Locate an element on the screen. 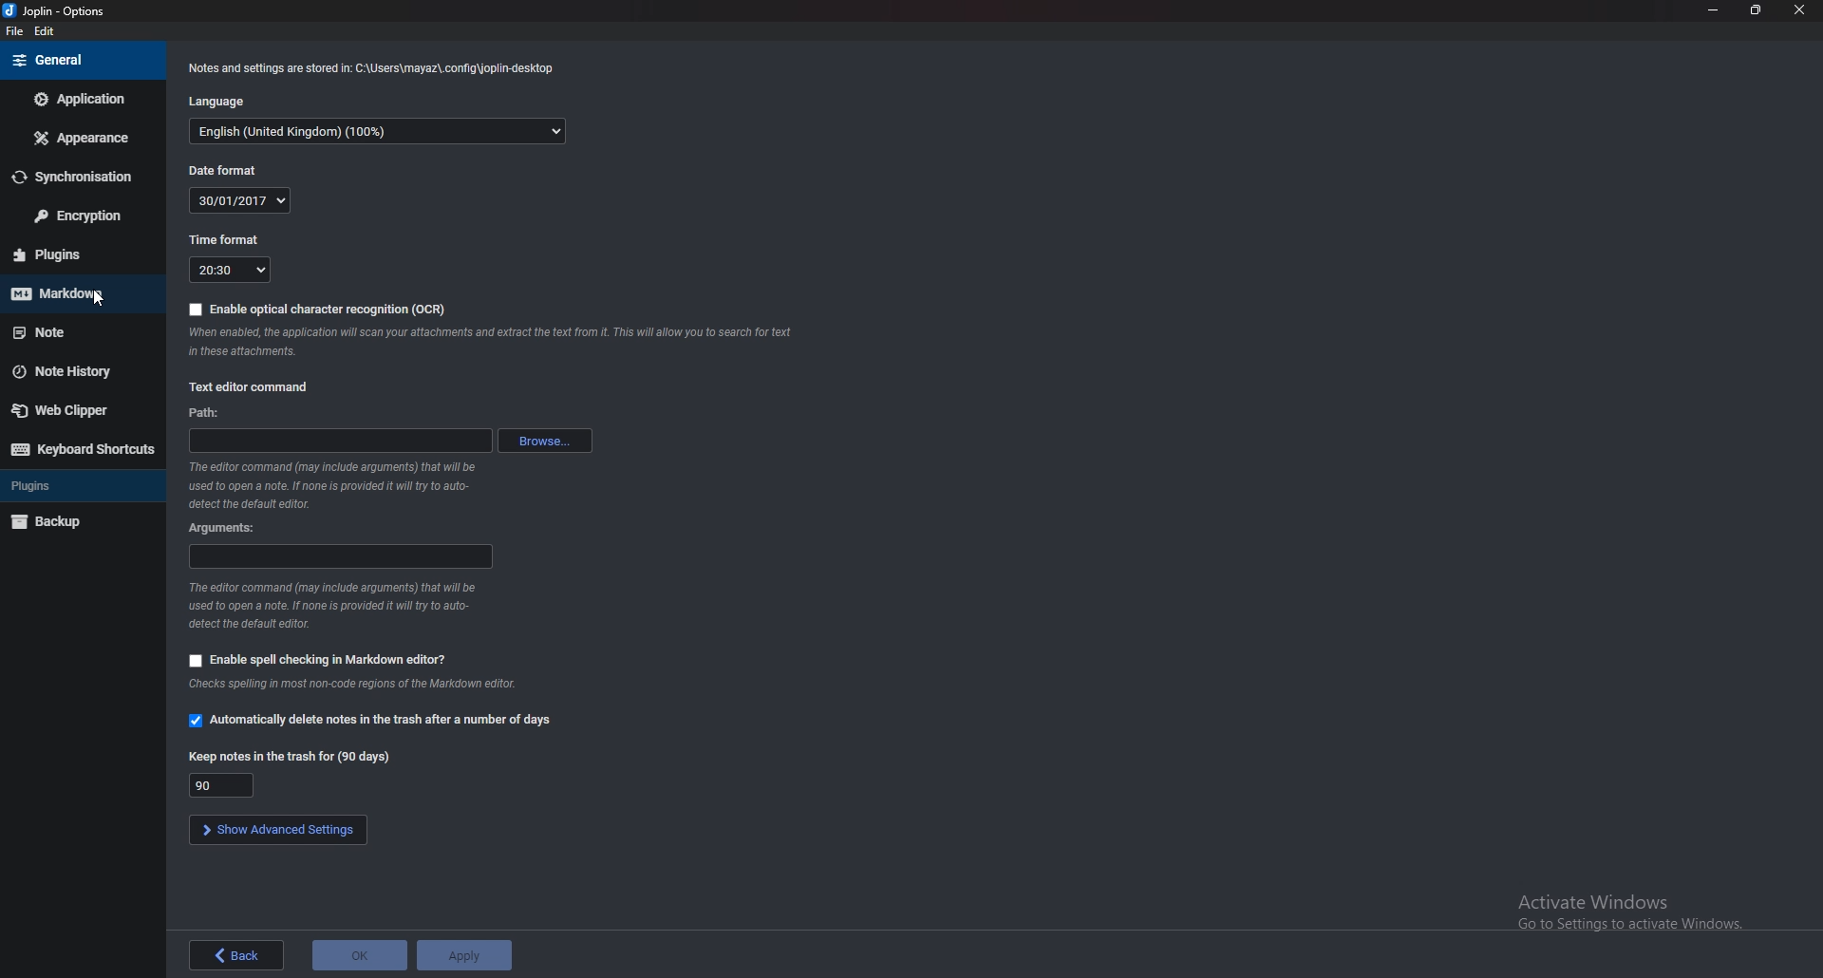  Arguments is located at coordinates (339, 556).